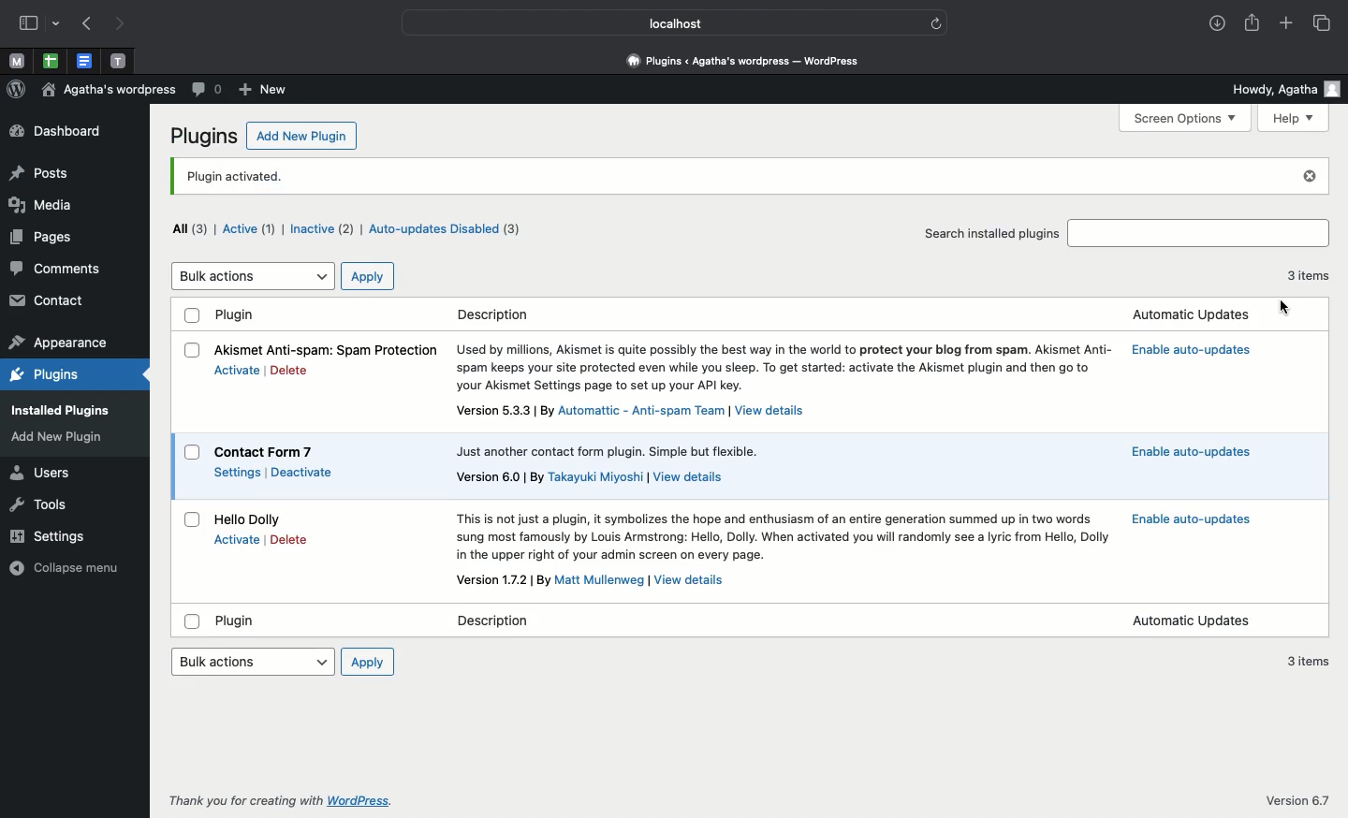 Image resolution: width=1348 pixels, height=818 pixels. Describe the element at coordinates (1285, 87) in the screenshot. I see `Howdy user` at that location.